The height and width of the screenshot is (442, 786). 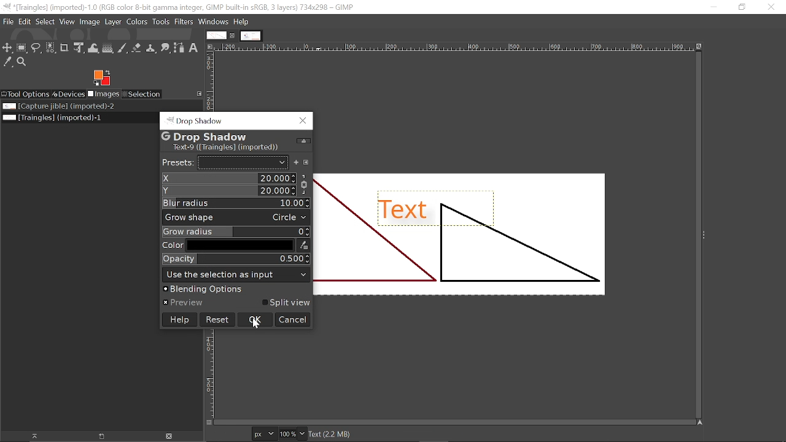 I want to click on Close current tab, so click(x=233, y=35).